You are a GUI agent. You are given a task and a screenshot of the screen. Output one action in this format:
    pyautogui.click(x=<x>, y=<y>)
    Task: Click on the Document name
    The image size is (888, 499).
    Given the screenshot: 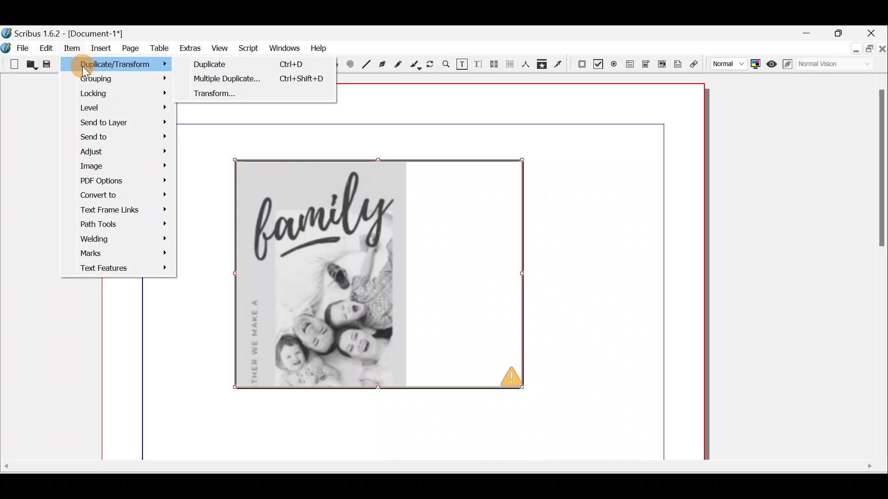 What is the action you would take?
    pyautogui.click(x=72, y=31)
    